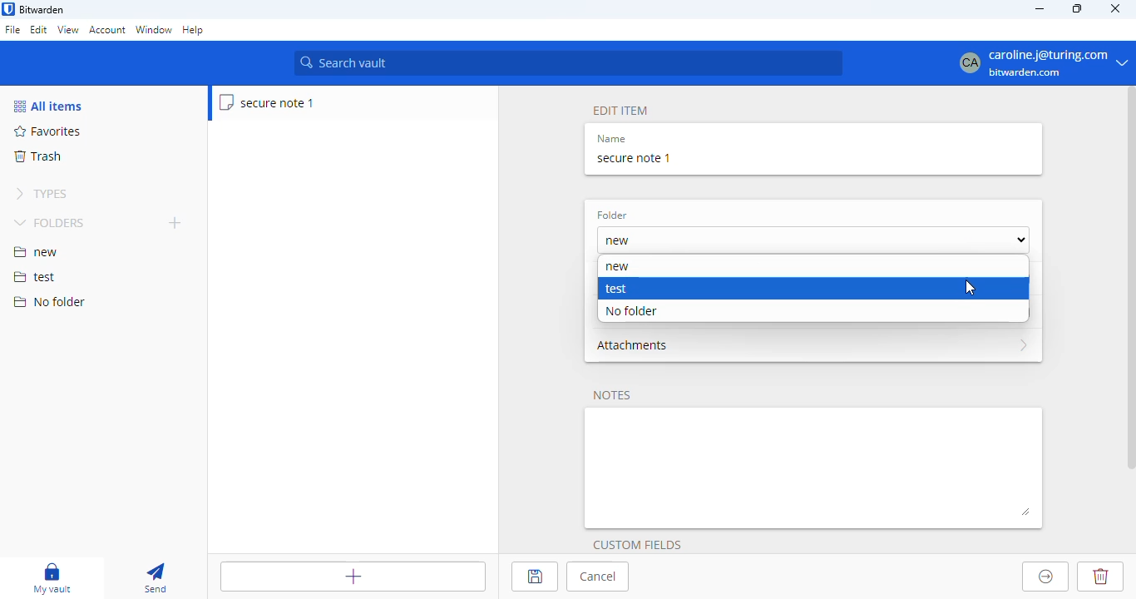 Image resolution: width=1136 pixels, height=599 pixels. Describe the element at coordinates (12, 31) in the screenshot. I see `file` at that location.